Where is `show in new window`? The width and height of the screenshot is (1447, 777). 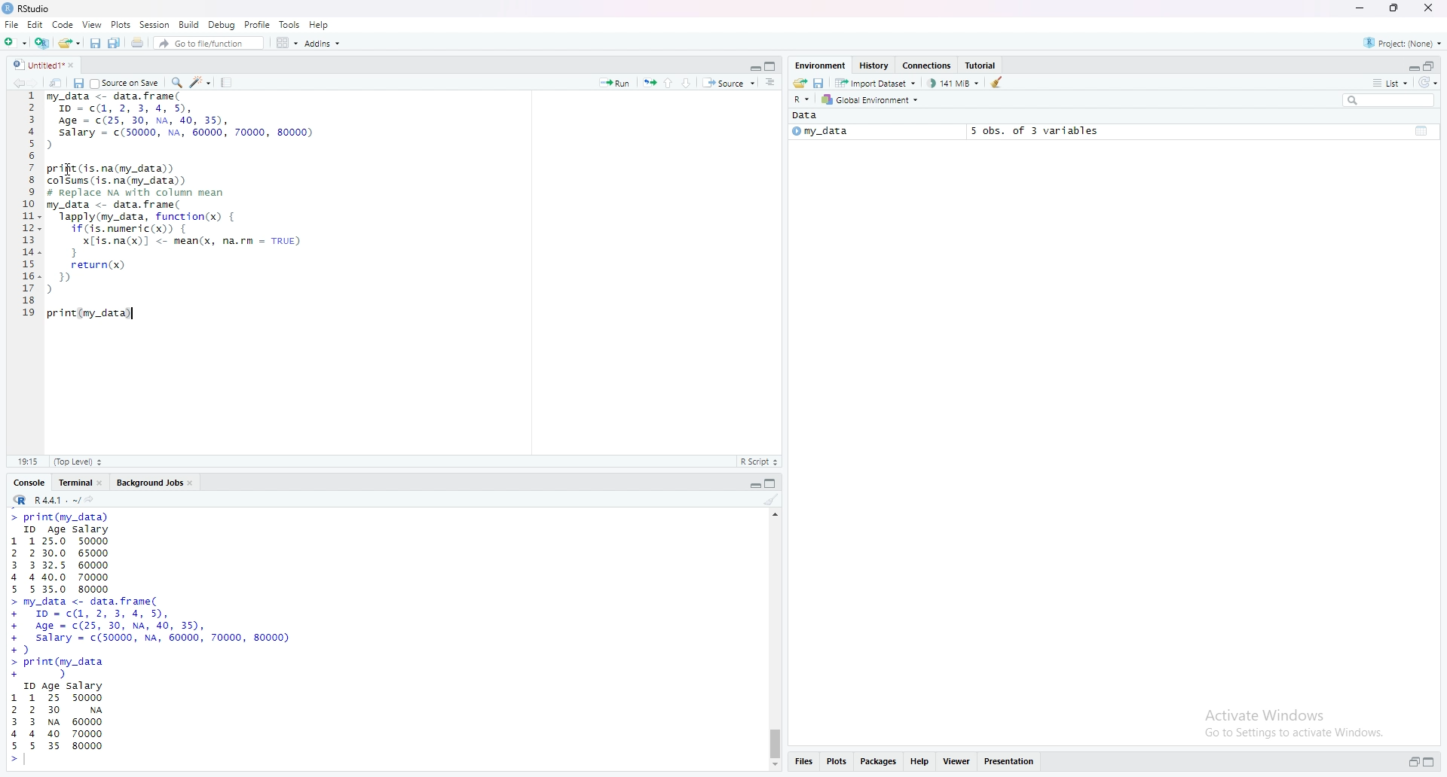
show in new window is located at coordinates (56, 84).